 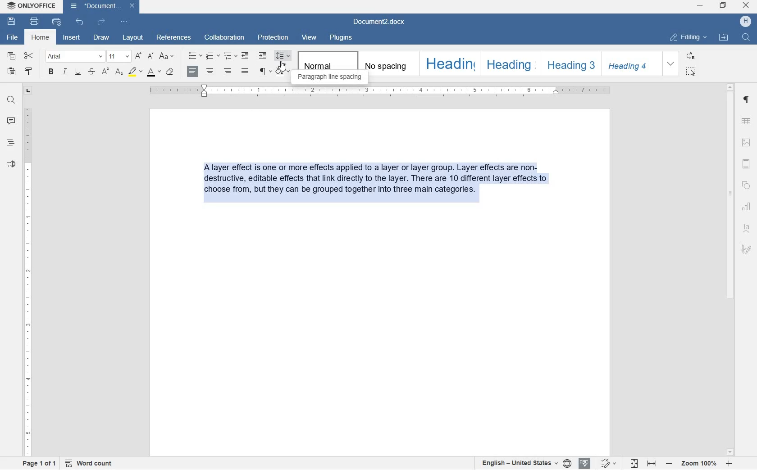 I want to click on text art, so click(x=747, y=228).